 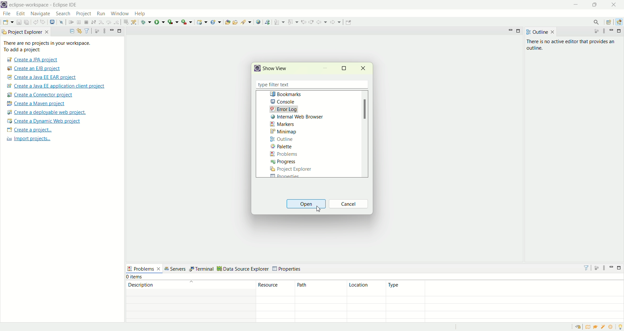 What do you see at coordinates (100, 14) in the screenshot?
I see `run` at bounding box center [100, 14].